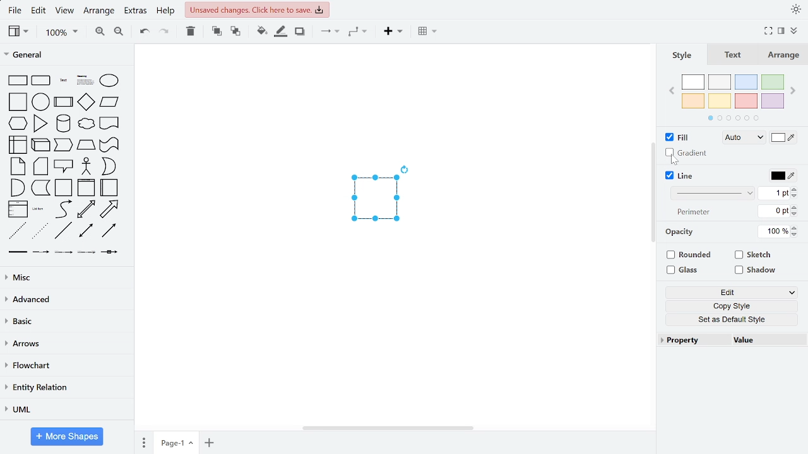 Image resolution: width=808 pixels, height=454 pixels. What do you see at coordinates (84, 145) in the screenshot?
I see `general shapes` at bounding box center [84, 145].